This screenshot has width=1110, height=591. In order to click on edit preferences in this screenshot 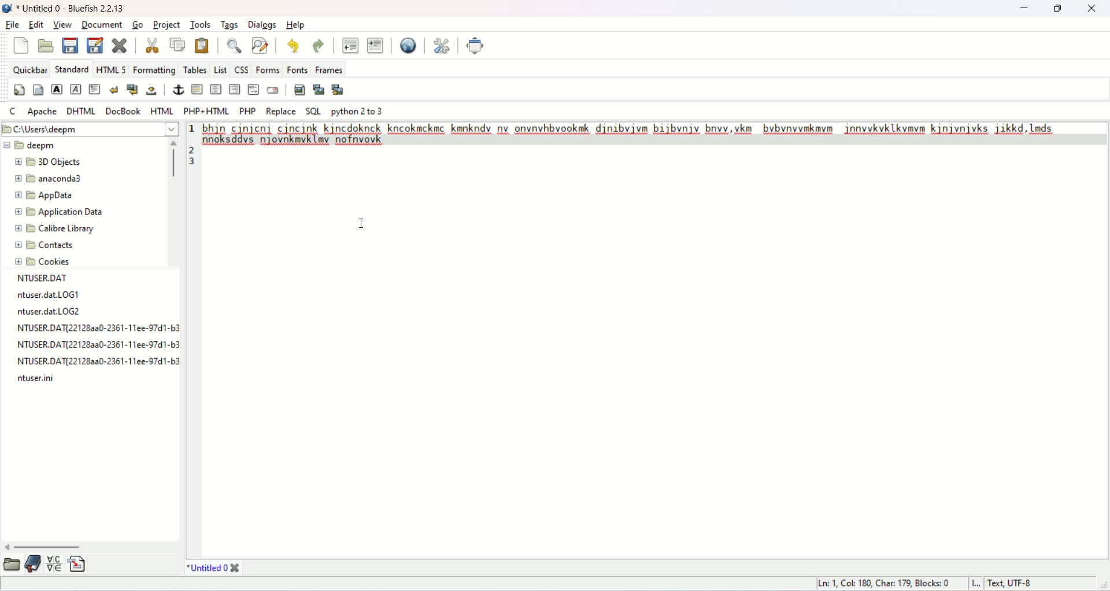, I will do `click(442, 46)`.